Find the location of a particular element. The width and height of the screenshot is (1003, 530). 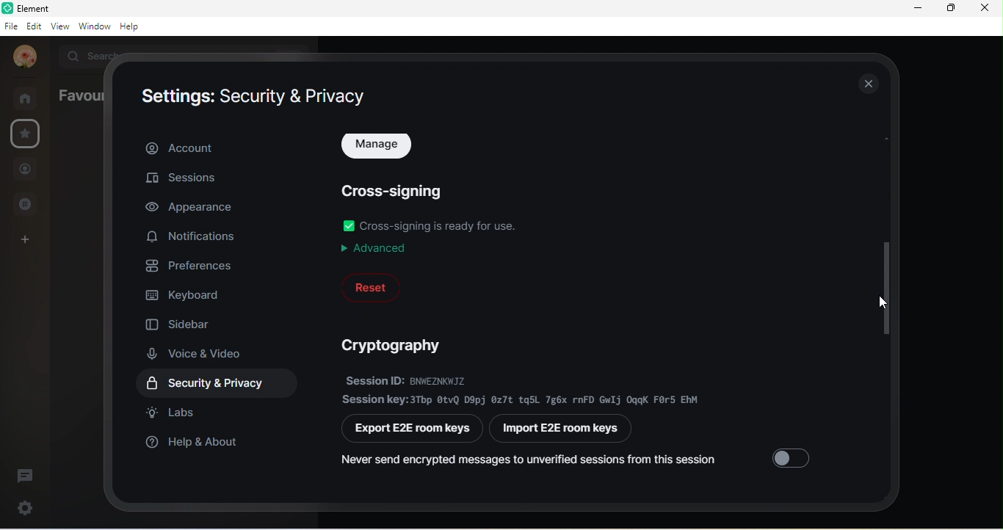

reset is located at coordinates (371, 287).